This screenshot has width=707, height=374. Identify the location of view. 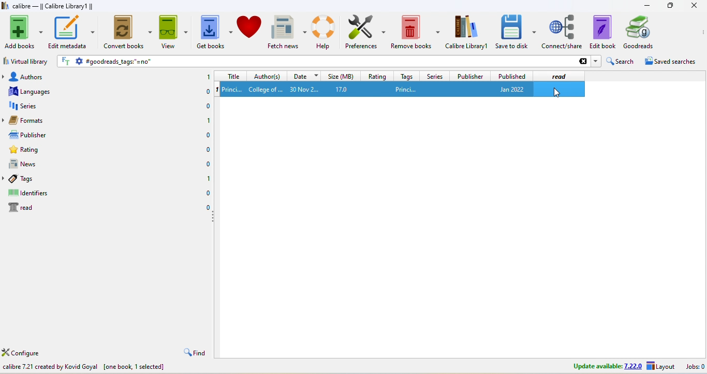
(173, 32).